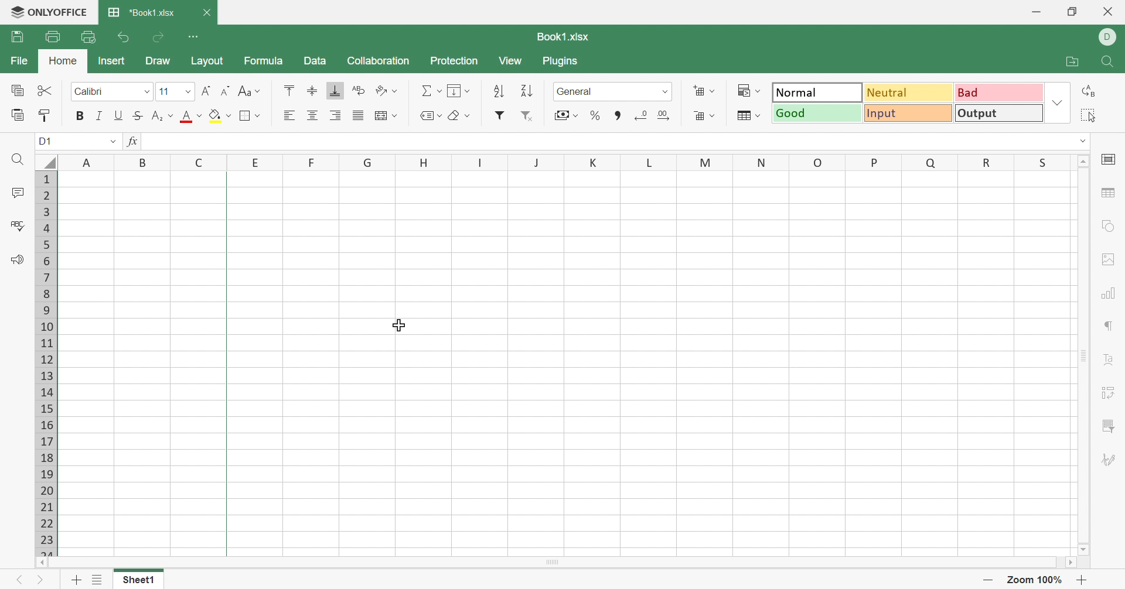 Image resolution: width=1125 pixels, height=589 pixels. What do you see at coordinates (527, 116) in the screenshot?
I see `Remove filter` at bounding box center [527, 116].